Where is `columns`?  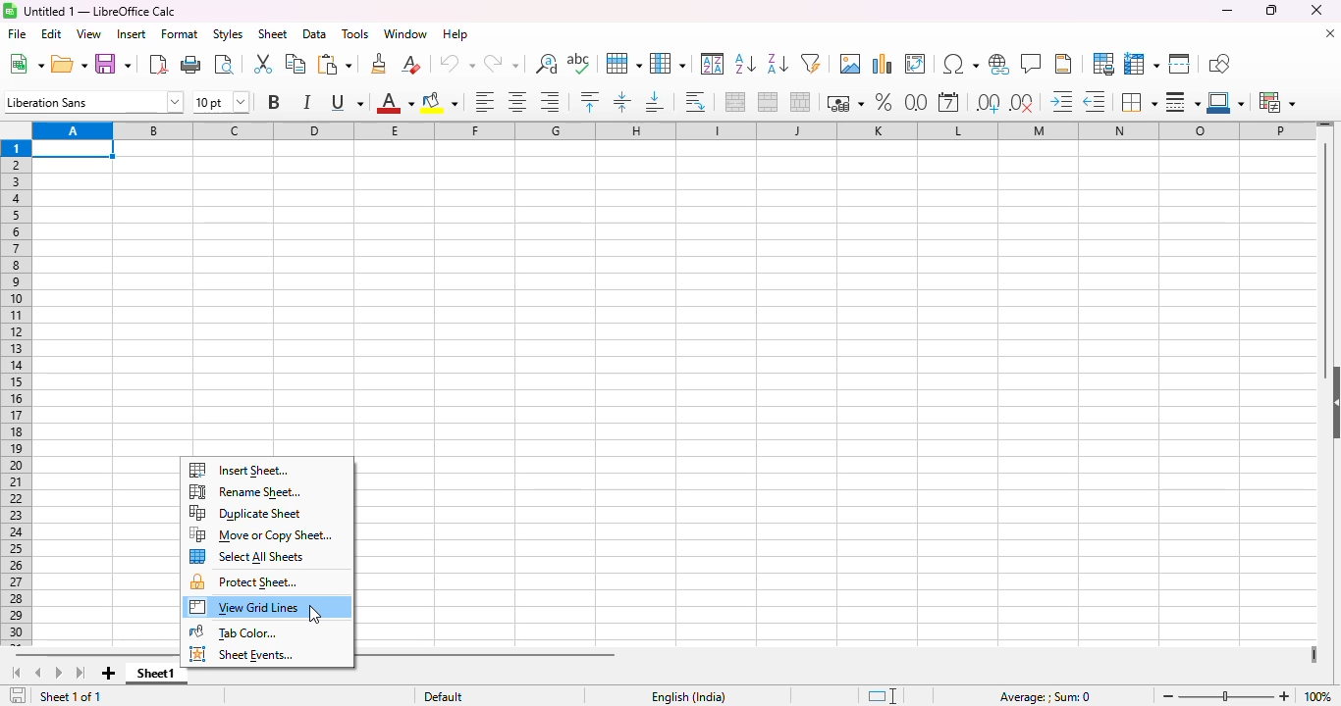
columns is located at coordinates (670, 130).